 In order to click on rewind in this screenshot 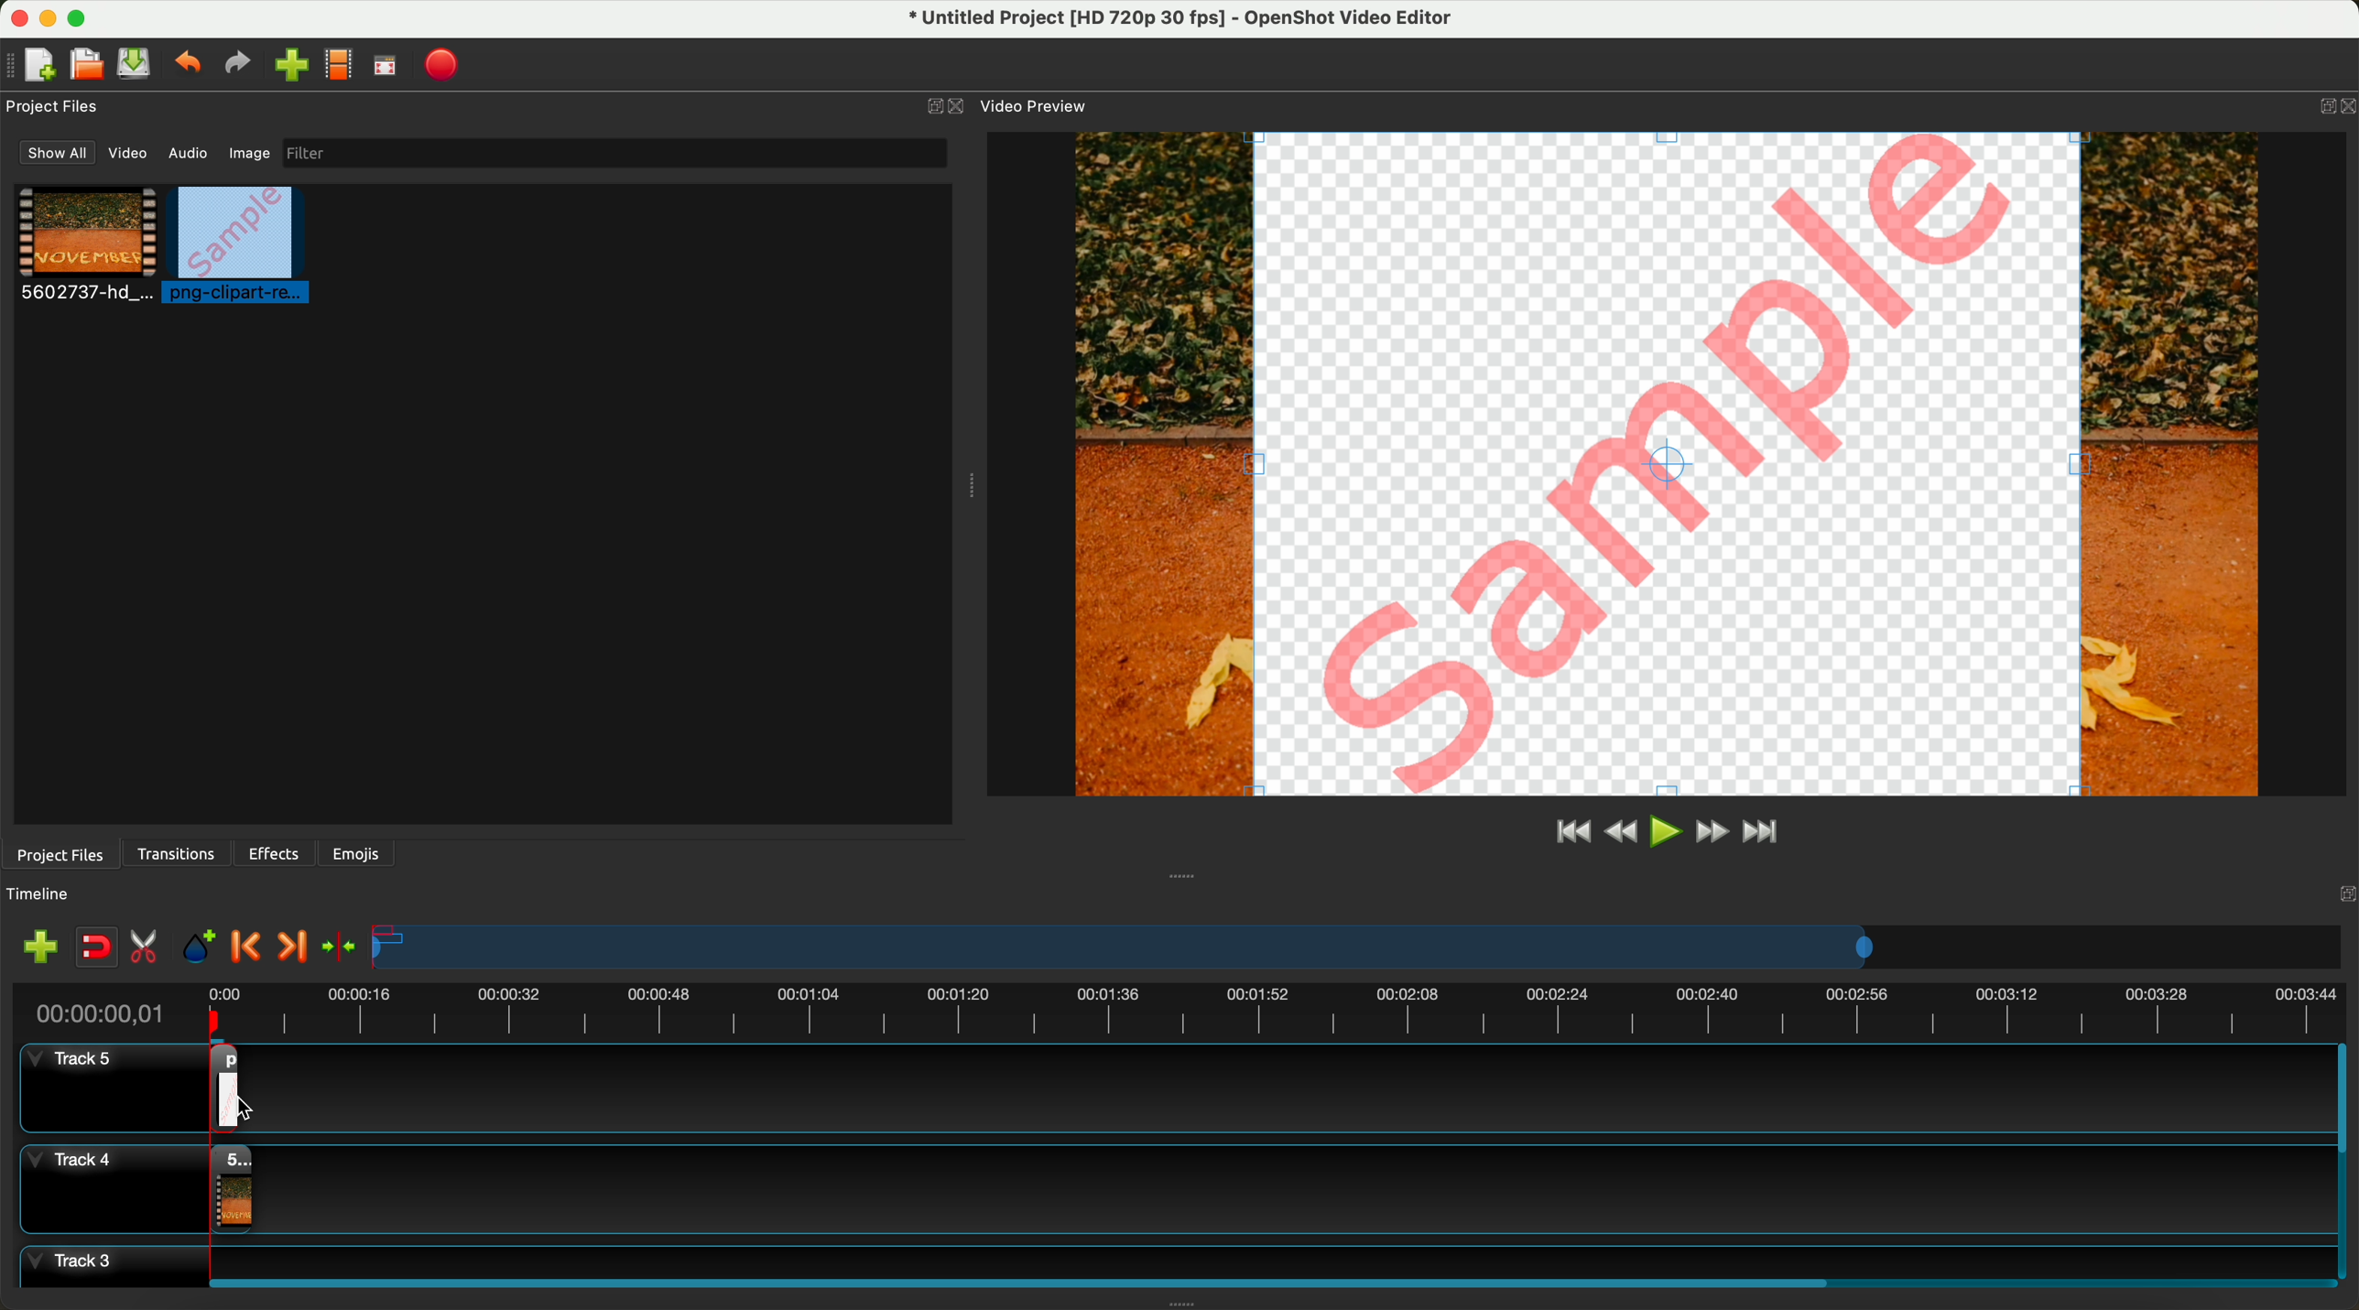, I will do `click(1619, 834)`.